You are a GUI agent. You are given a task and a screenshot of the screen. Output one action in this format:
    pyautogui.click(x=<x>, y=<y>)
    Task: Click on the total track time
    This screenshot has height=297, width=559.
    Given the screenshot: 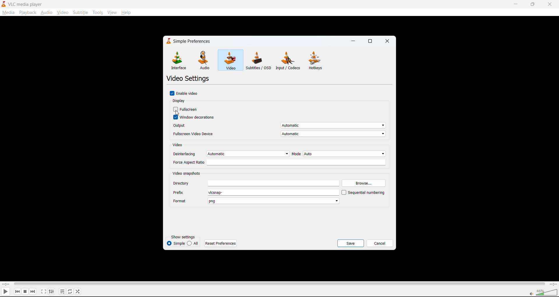 What is the action you would take?
    pyautogui.click(x=553, y=284)
    